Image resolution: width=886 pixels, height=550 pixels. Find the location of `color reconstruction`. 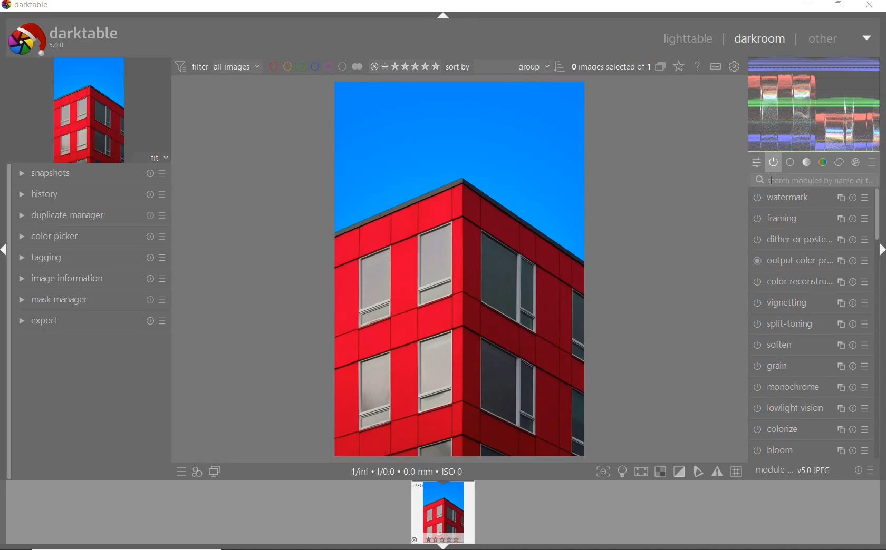

color reconstruction is located at coordinates (811, 281).